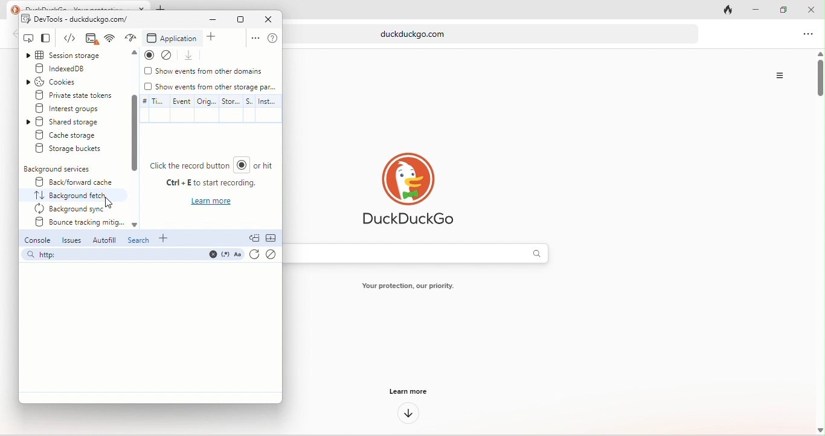 The height and width of the screenshot is (436, 825). What do you see at coordinates (74, 69) in the screenshot?
I see `indexed` at bounding box center [74, 69].